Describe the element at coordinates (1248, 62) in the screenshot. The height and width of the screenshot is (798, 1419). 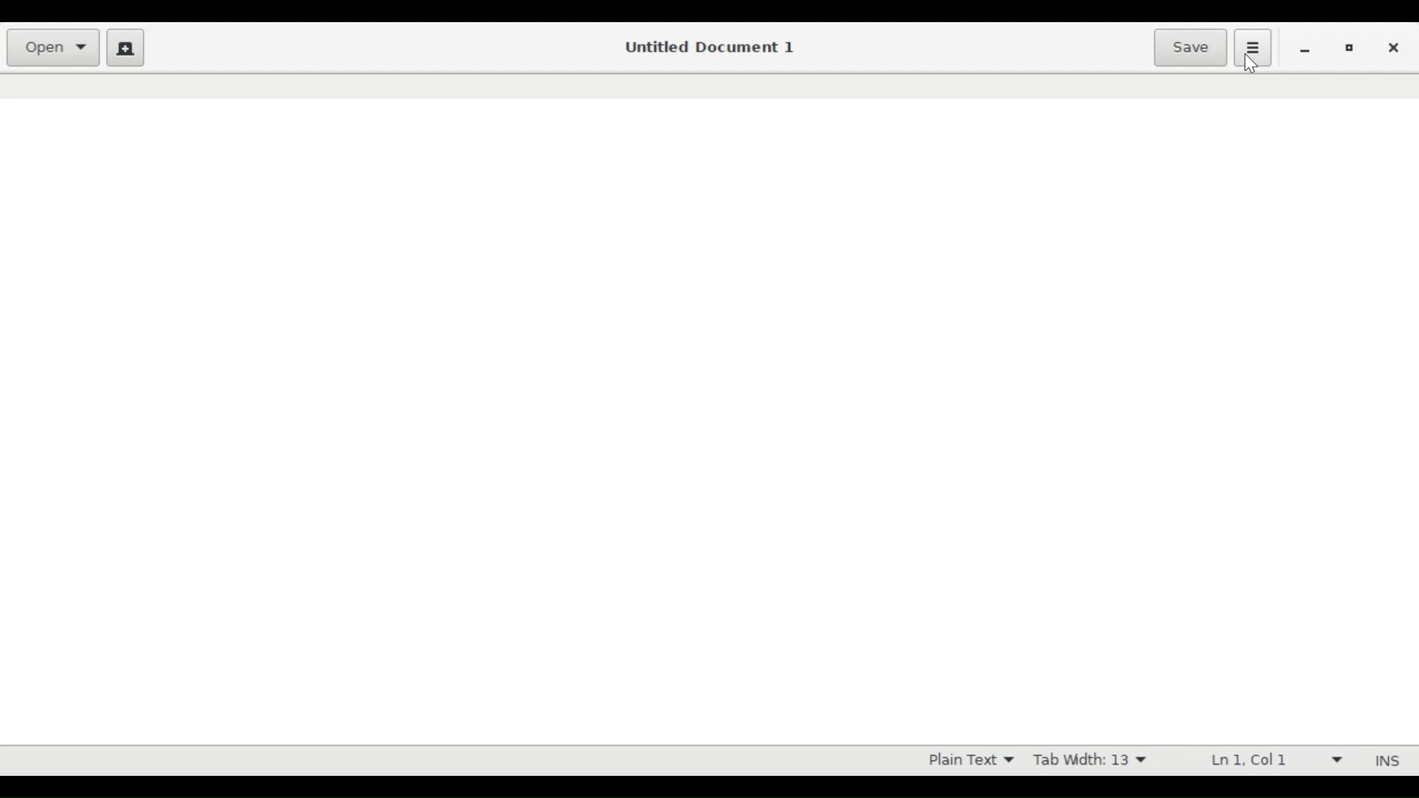
I see `Cursor` at that location.